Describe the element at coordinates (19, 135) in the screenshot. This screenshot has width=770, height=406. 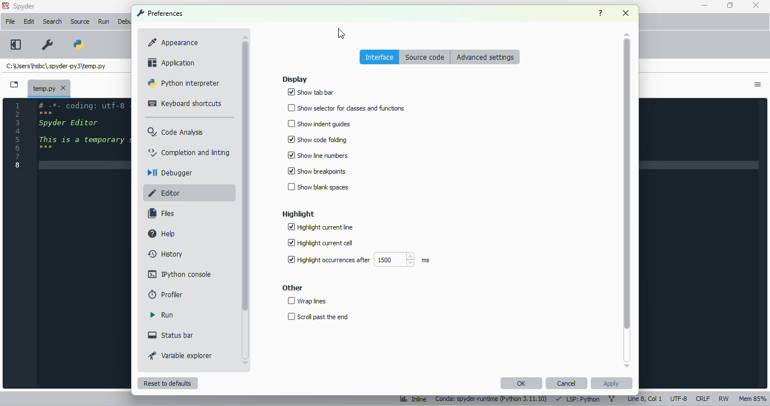
I see `line numbers` at that location.